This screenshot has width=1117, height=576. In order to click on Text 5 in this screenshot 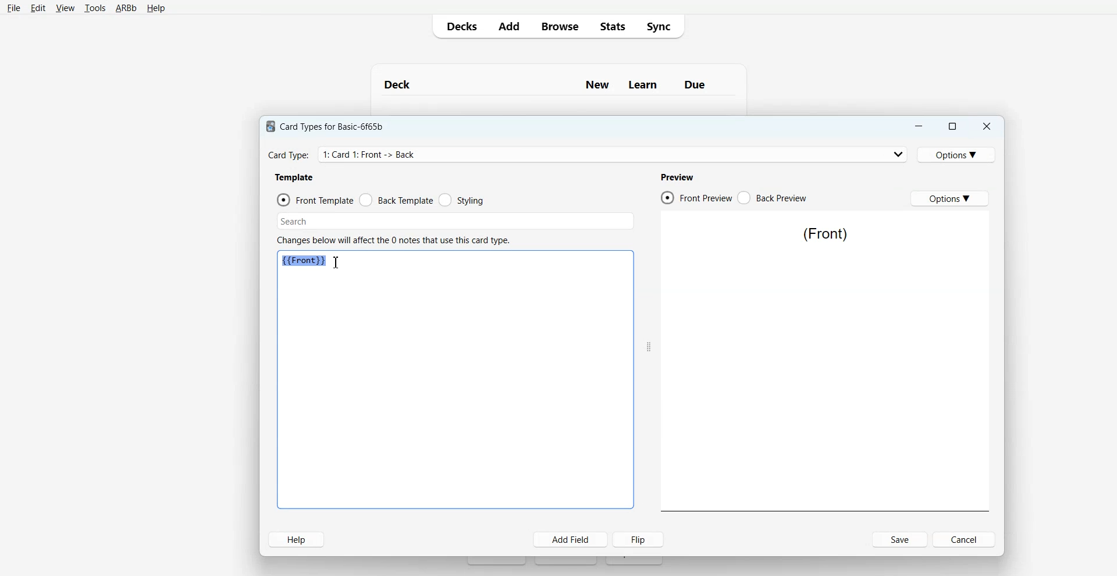, I will do `click(828, 233)`.